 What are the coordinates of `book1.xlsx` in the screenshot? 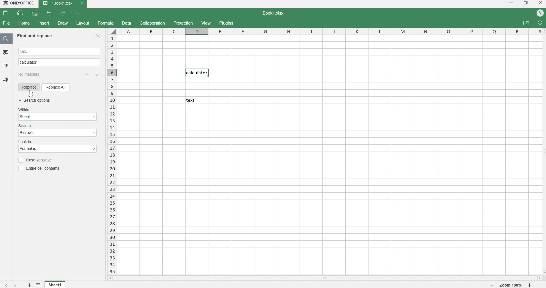 It's located at (57, 4).